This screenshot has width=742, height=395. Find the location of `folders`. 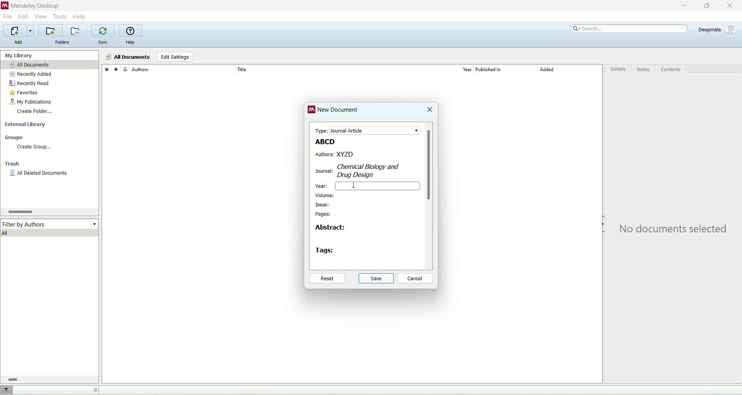

folders is located at coordinates (63, 43).